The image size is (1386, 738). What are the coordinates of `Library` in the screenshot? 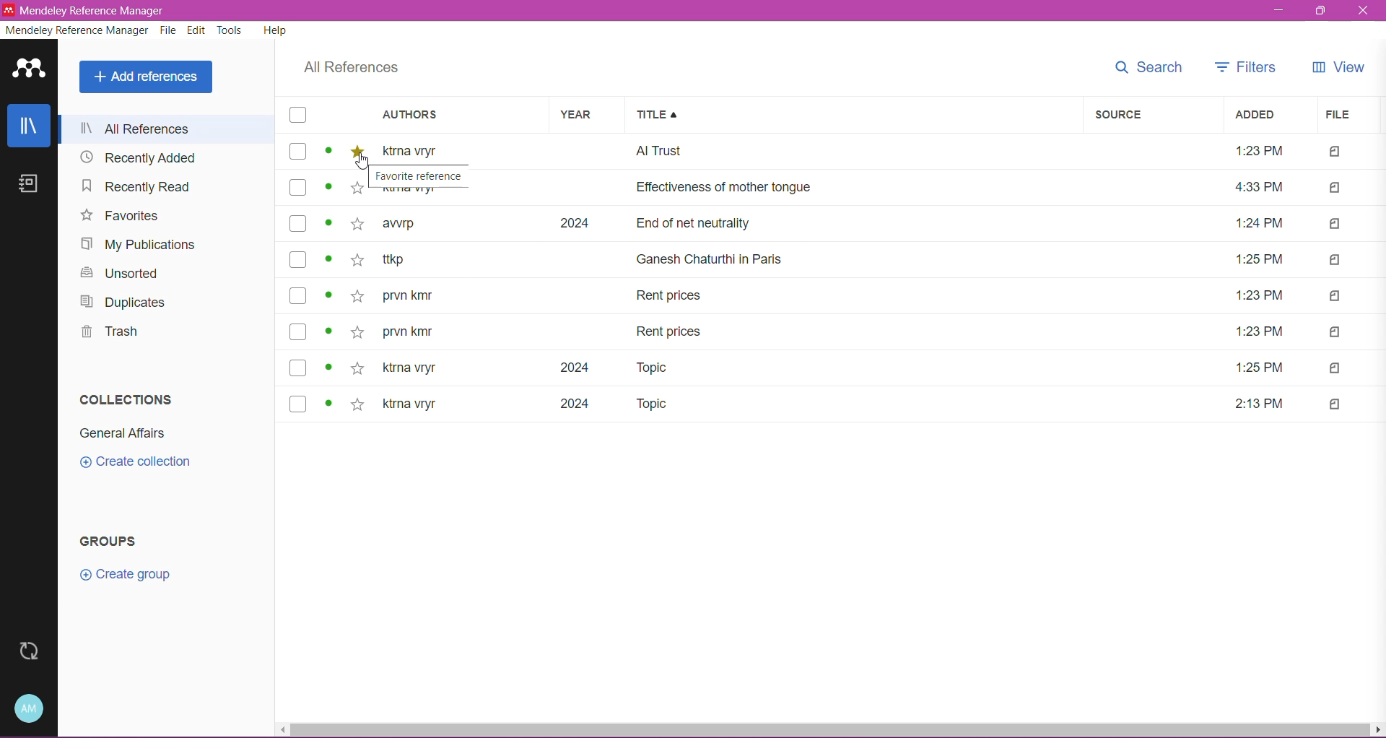 It's located at (28, 126).